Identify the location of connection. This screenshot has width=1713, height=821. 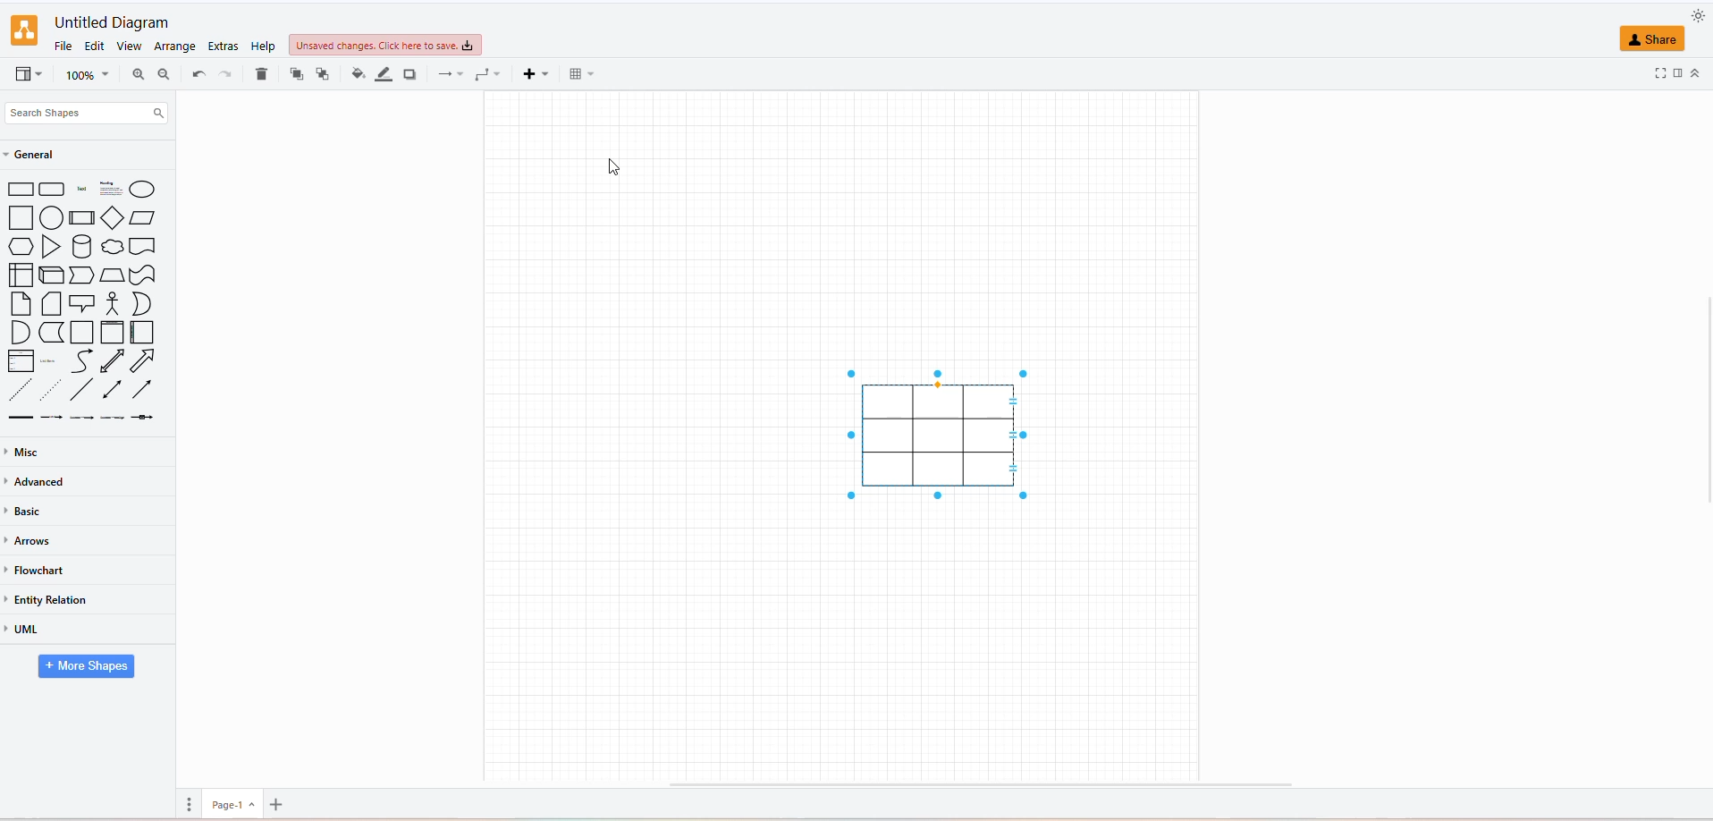
(450, 74).